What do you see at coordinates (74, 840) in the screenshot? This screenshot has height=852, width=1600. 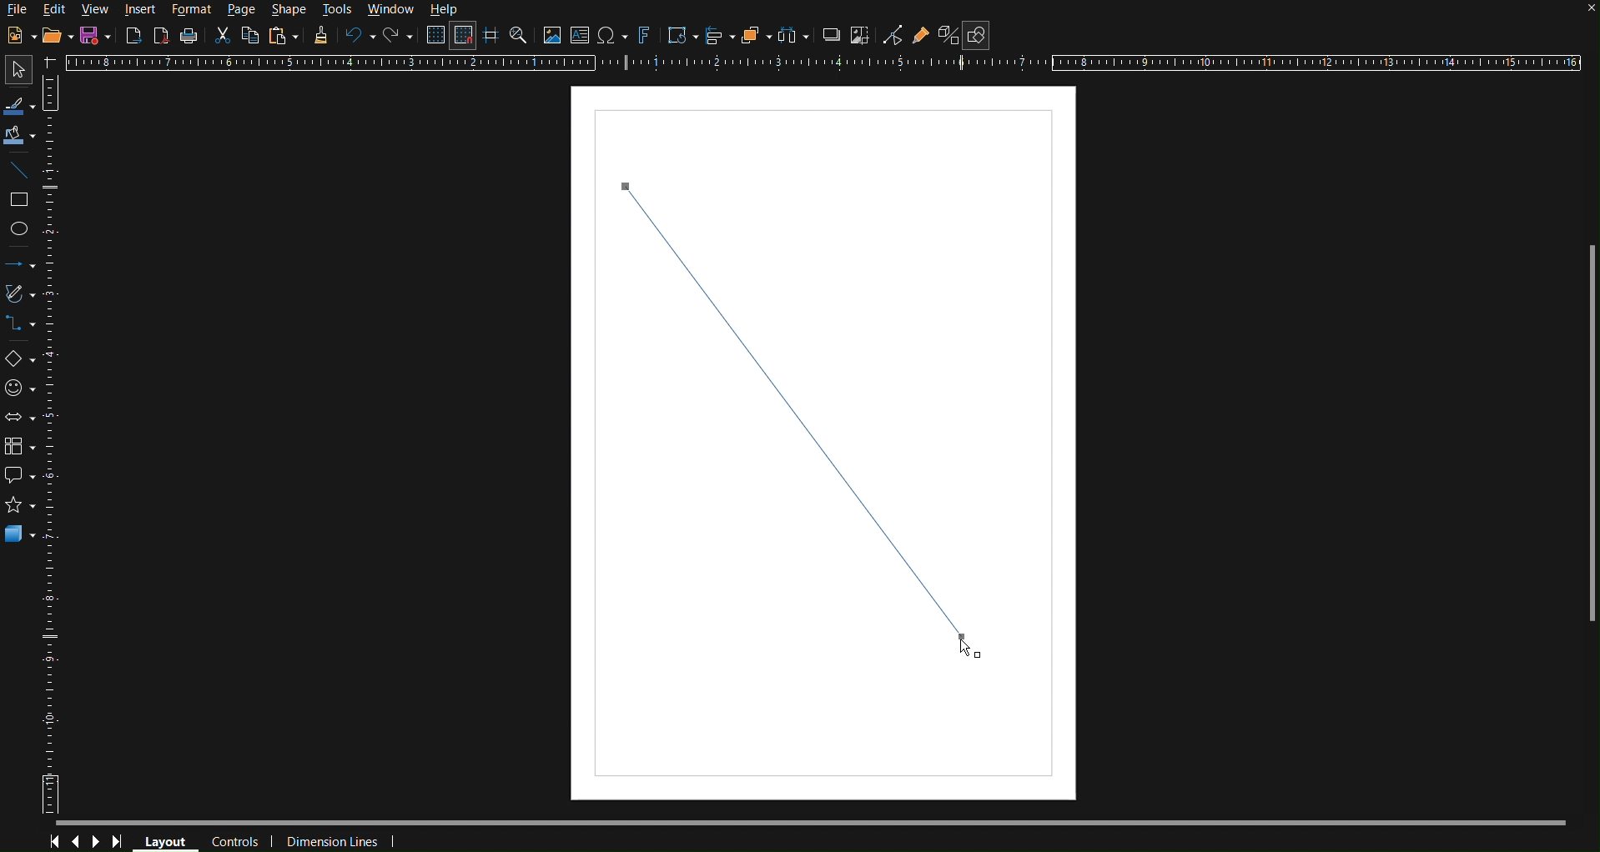 I see `Previous` at bounding box center [74, 840].